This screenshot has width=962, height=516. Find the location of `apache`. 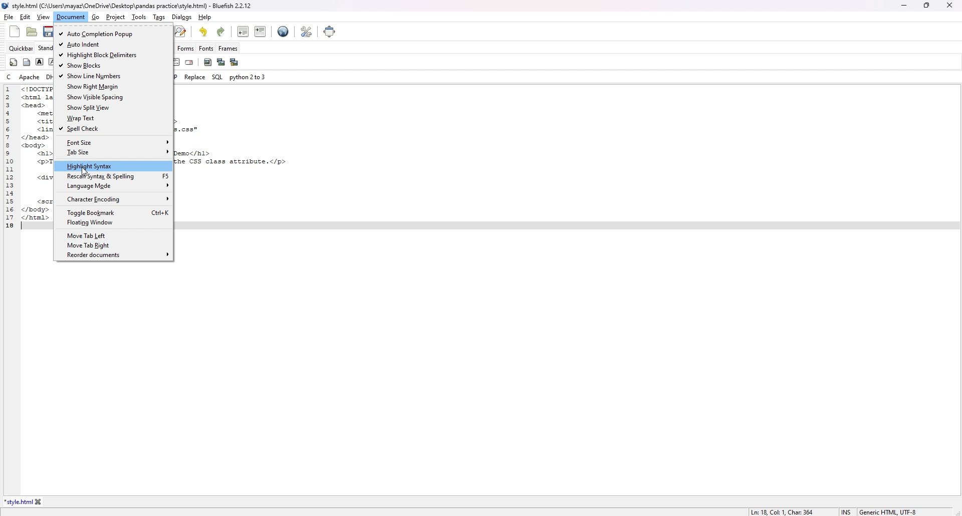

apache is located at coordinates (30, 77).